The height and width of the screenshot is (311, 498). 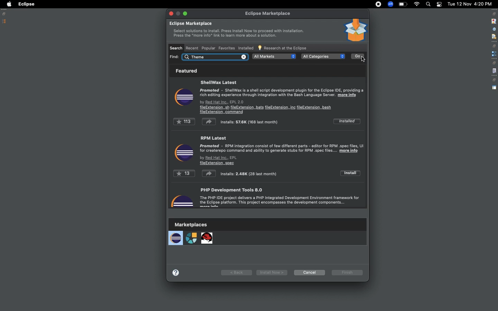 I want to click on Installs, so click(x=225, y=175).